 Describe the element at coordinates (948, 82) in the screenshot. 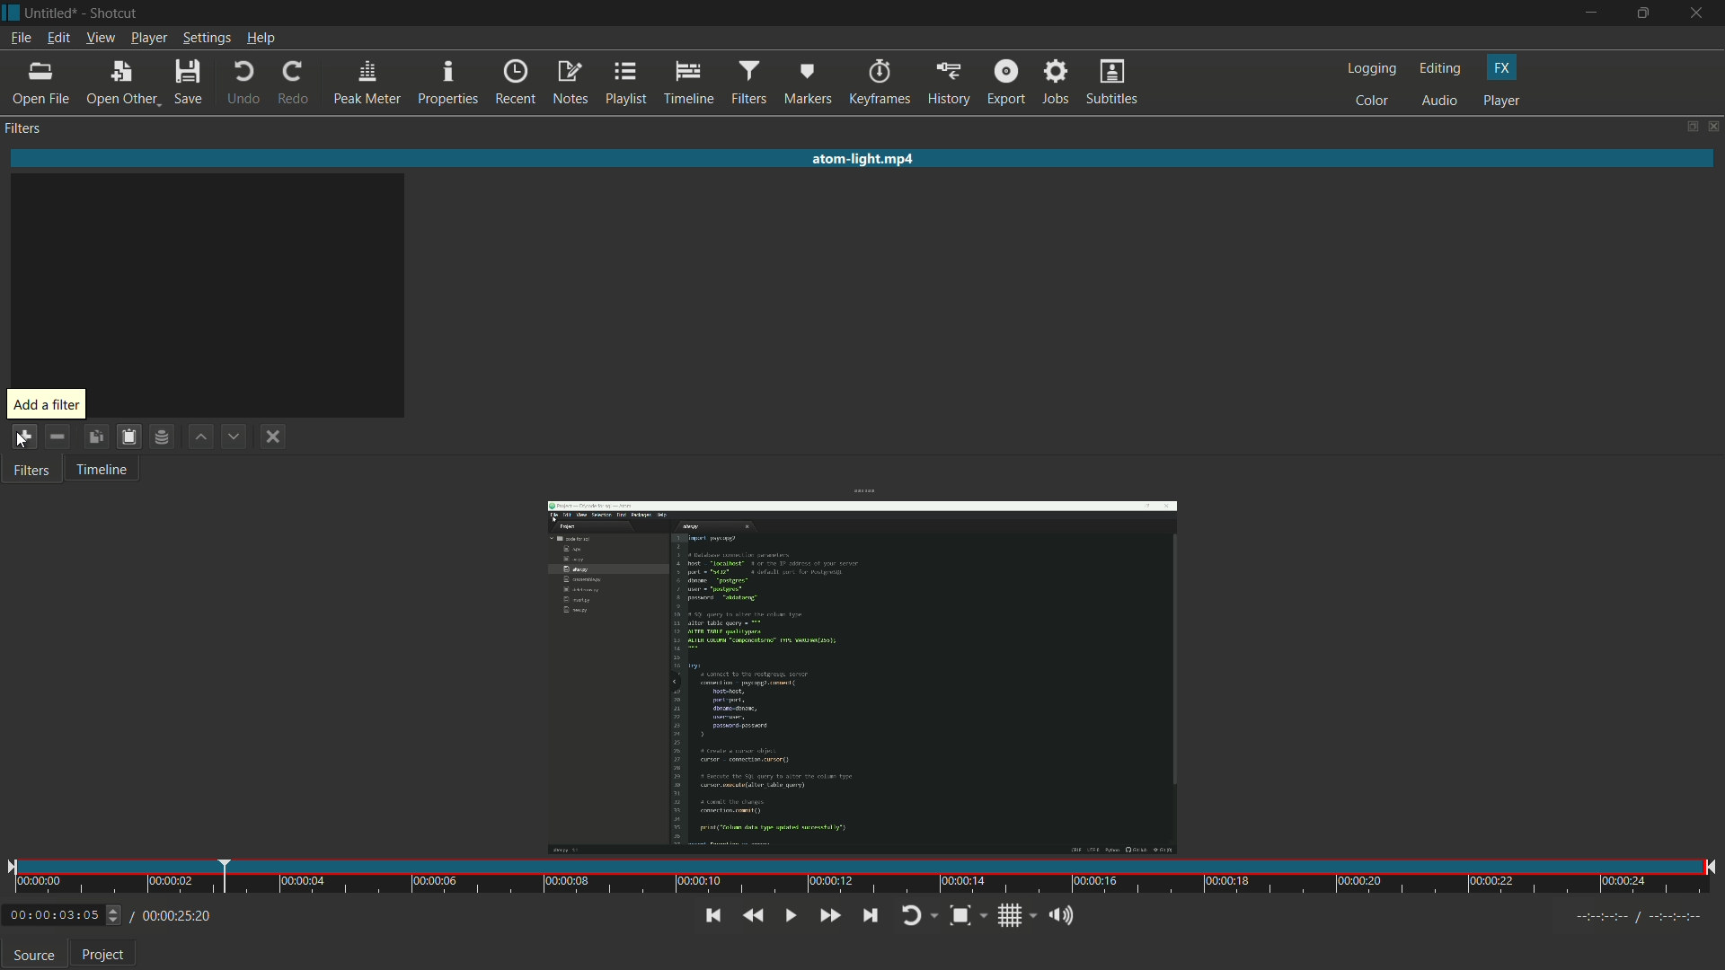

I see `history` at that location.